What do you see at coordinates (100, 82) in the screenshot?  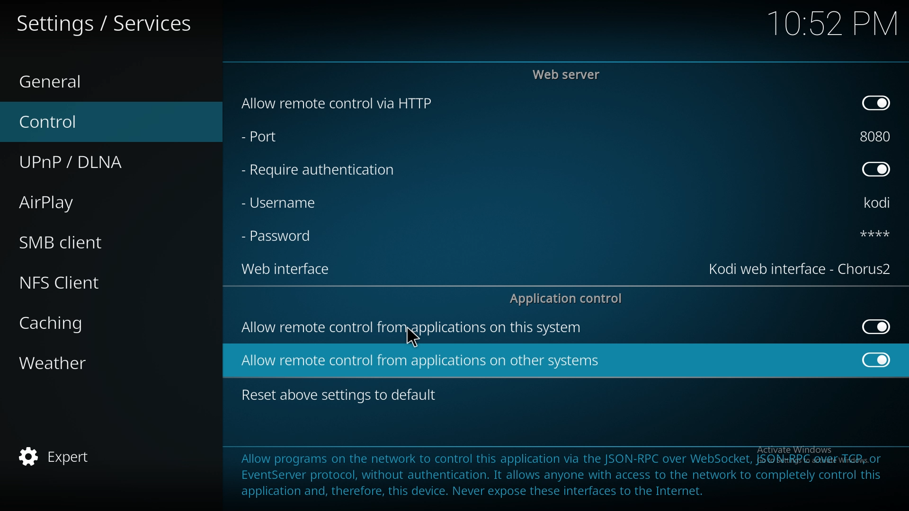 I see `general` at bounding box center [100, 82].